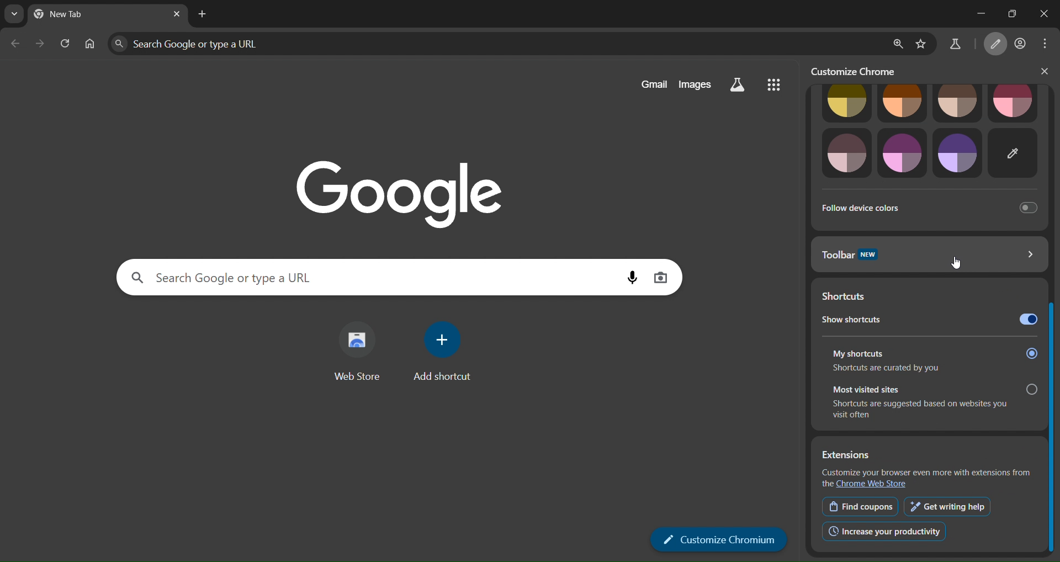 The width and height of the screenshot is (1060, 562). Describe the element at coordinates (442, 352) in the screenshot. I see `add shortcut` at that location.